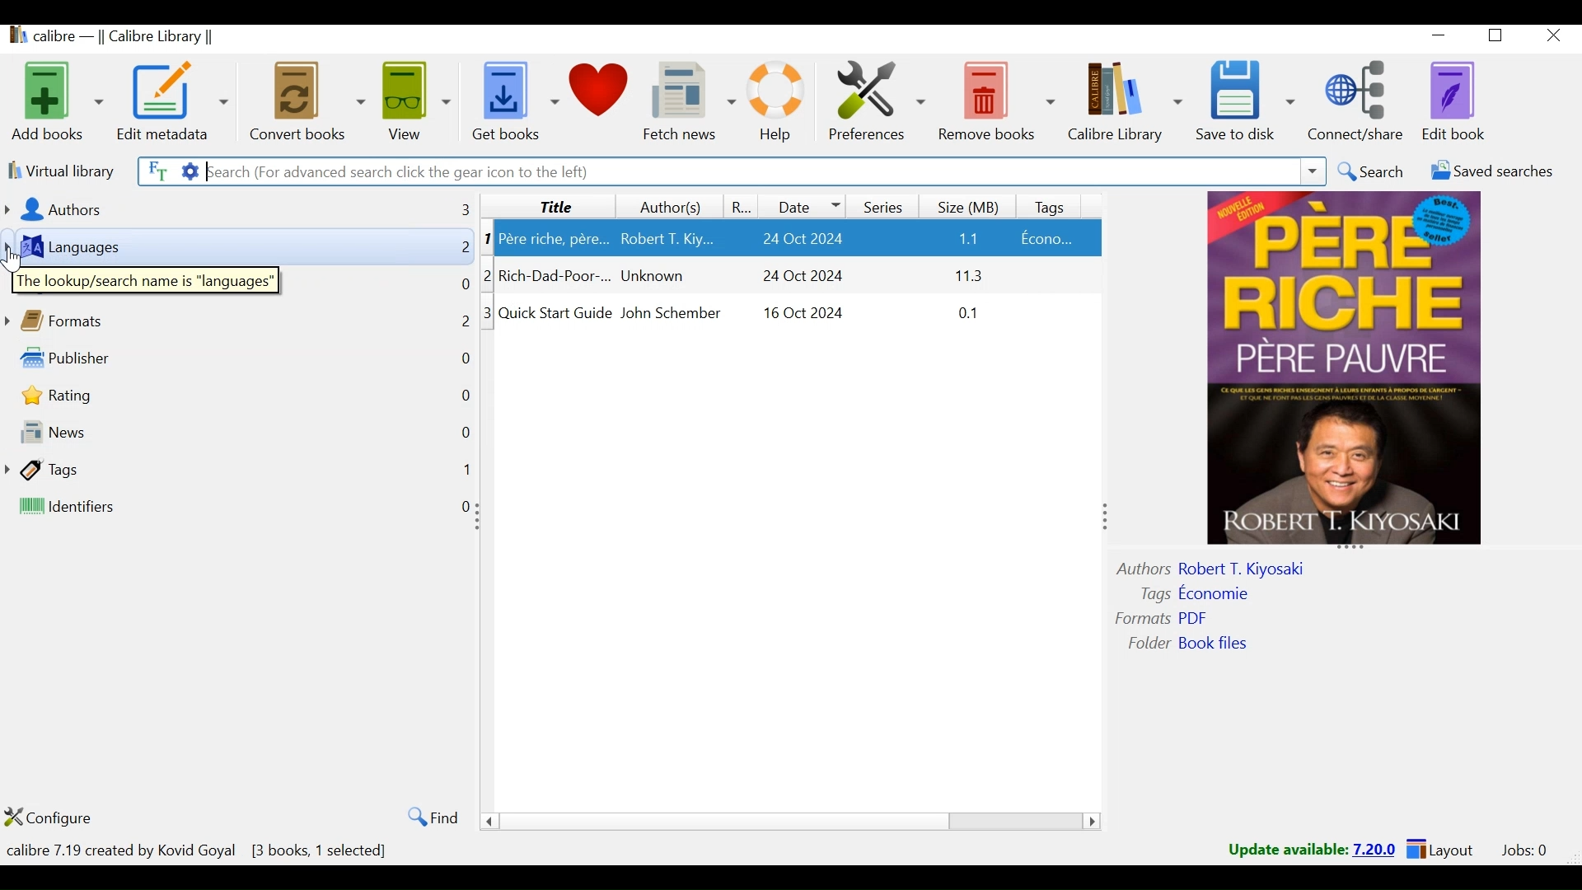  Describe the element at coordinates (746, 171) in the screenshot. I see `search (For advanced search click the gear icon to the left)` at that location.